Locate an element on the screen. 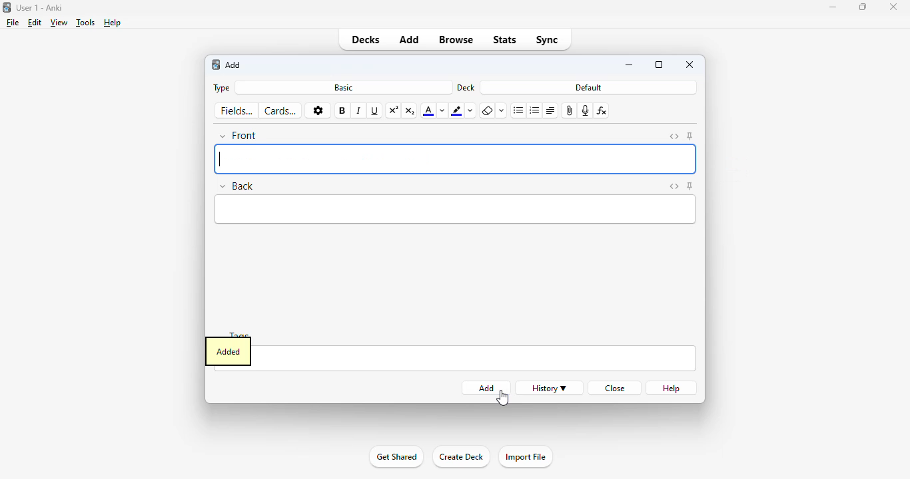 The image size is (910, 479). equations is located at coordinates (602, 111).